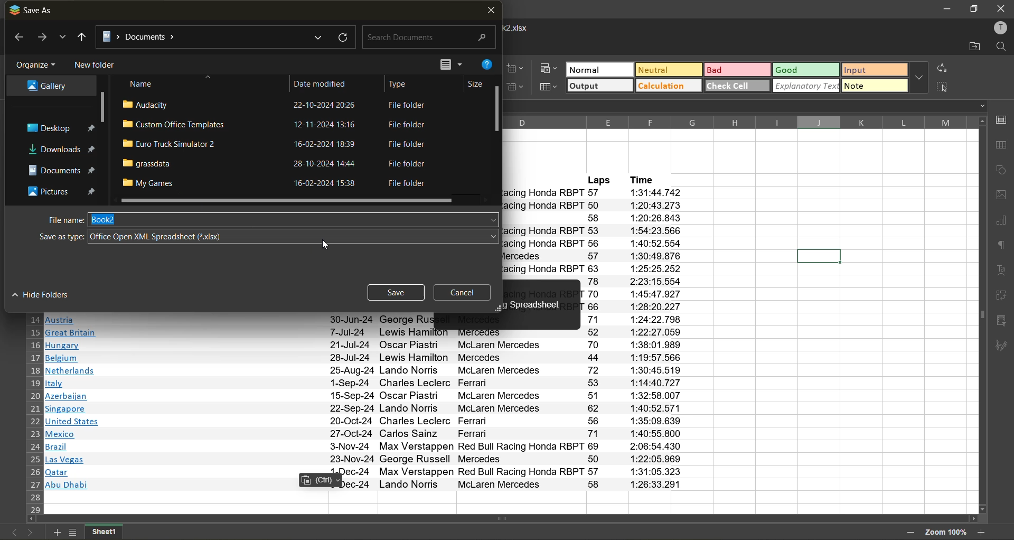  Describe the element at coordinates (1002, 147) in the screenshot. I see `table` at that location.